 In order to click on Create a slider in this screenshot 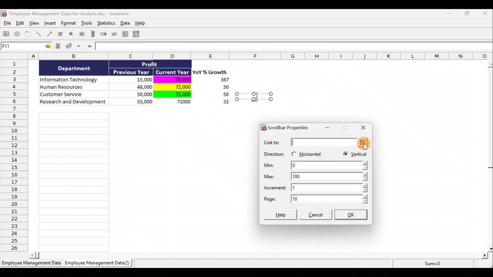, I will do `click(114, 35)`.